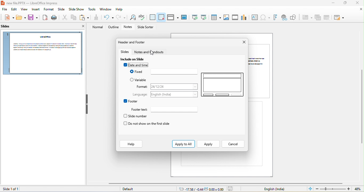  Describe the element at coordinates (244, 17) in the screenshot. I see `chart` at that location.